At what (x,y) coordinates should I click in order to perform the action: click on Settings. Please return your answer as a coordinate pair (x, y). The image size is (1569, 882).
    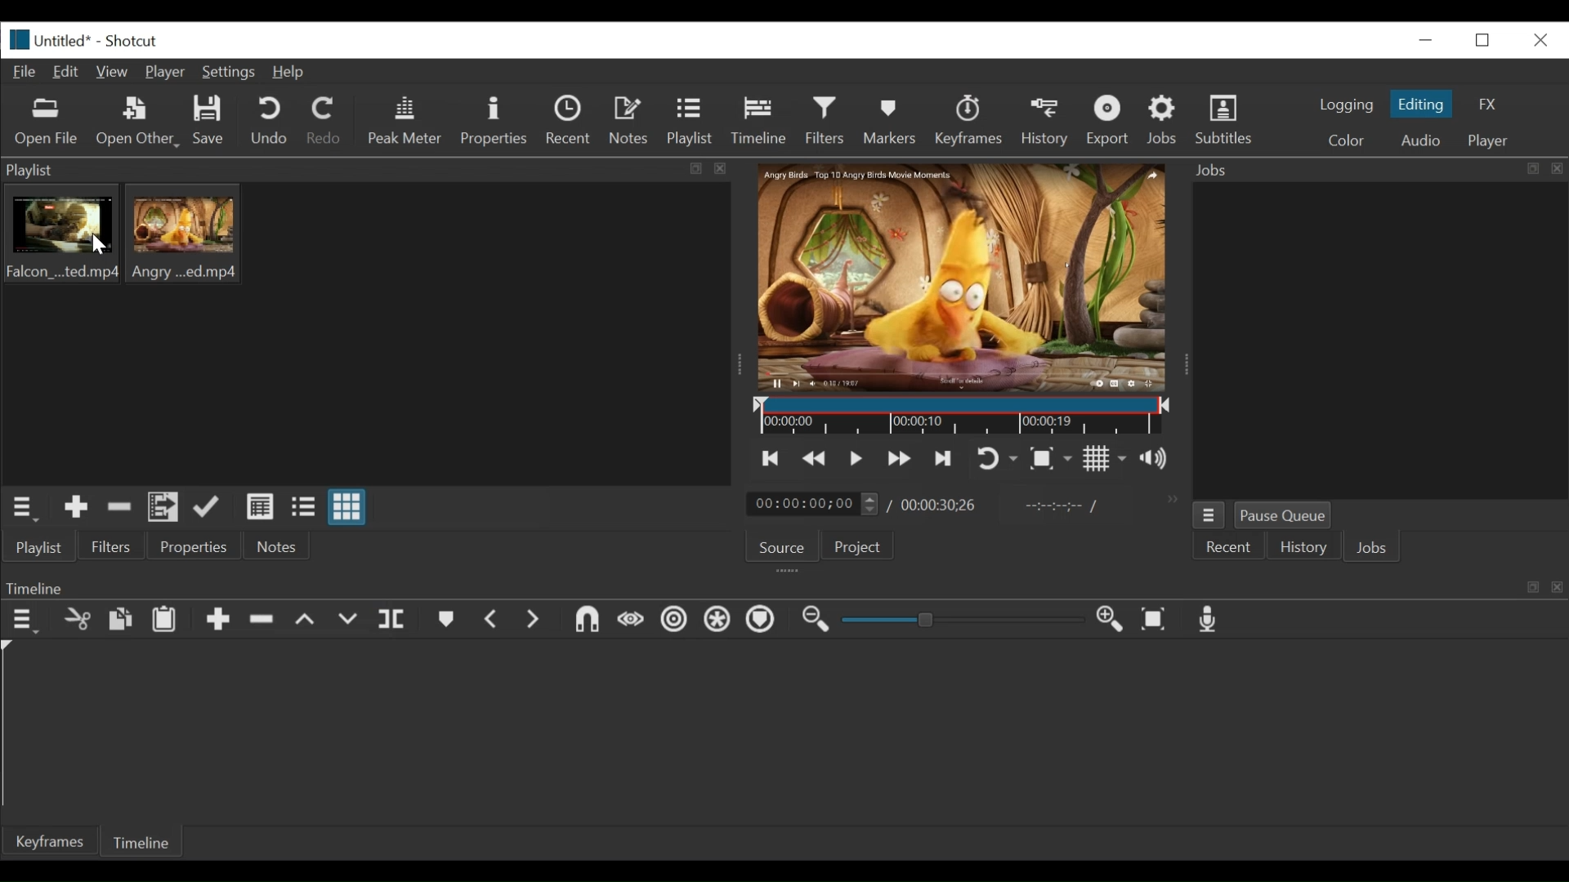
    Looking at the image, I should click on (232, 74).